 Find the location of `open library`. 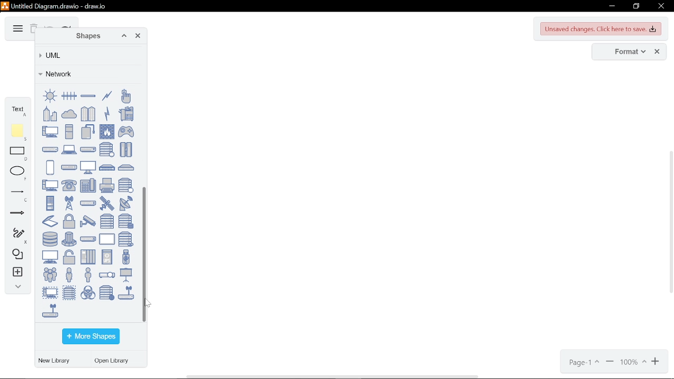

open library is located at coordinates (114, 362).